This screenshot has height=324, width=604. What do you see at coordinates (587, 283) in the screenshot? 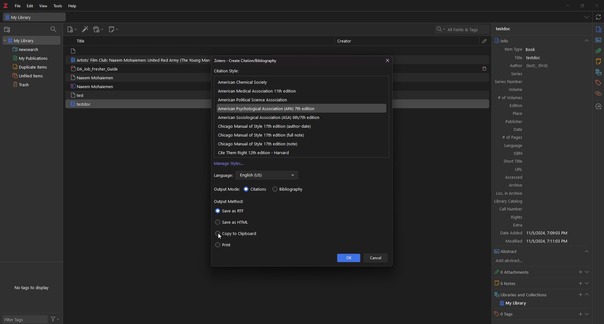
I see `show` at bounding box center [587, 283].